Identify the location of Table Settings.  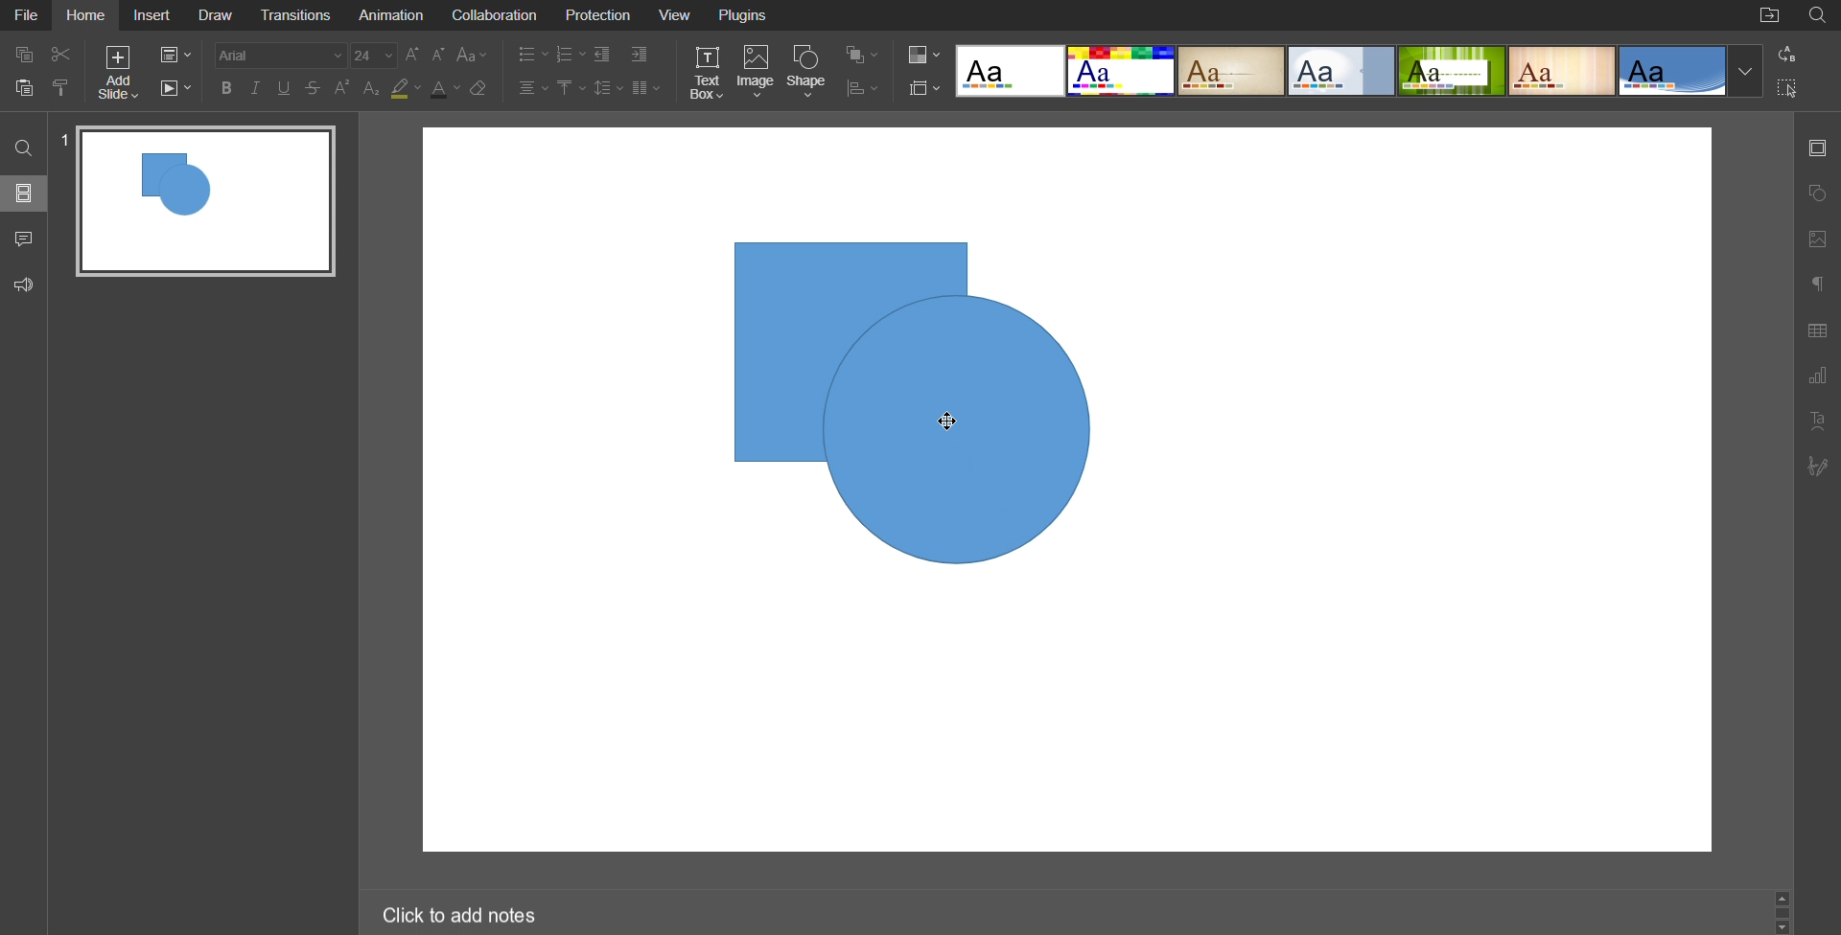
(1816, 331).